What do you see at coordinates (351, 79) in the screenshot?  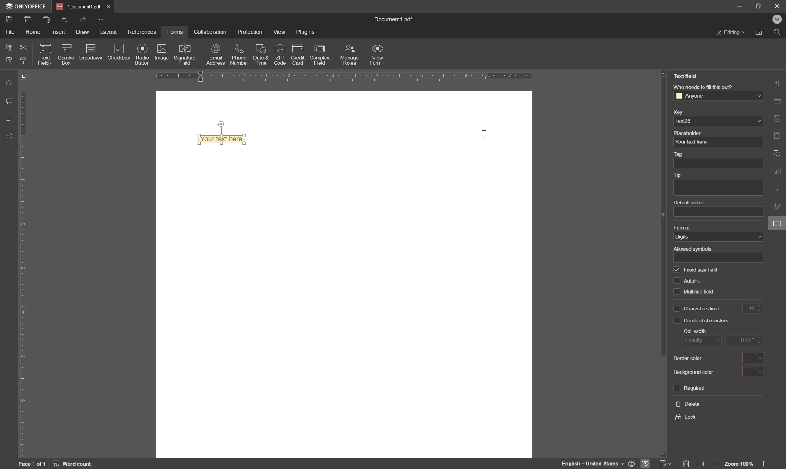 I see `ruler` at bounding box center [351, 79].